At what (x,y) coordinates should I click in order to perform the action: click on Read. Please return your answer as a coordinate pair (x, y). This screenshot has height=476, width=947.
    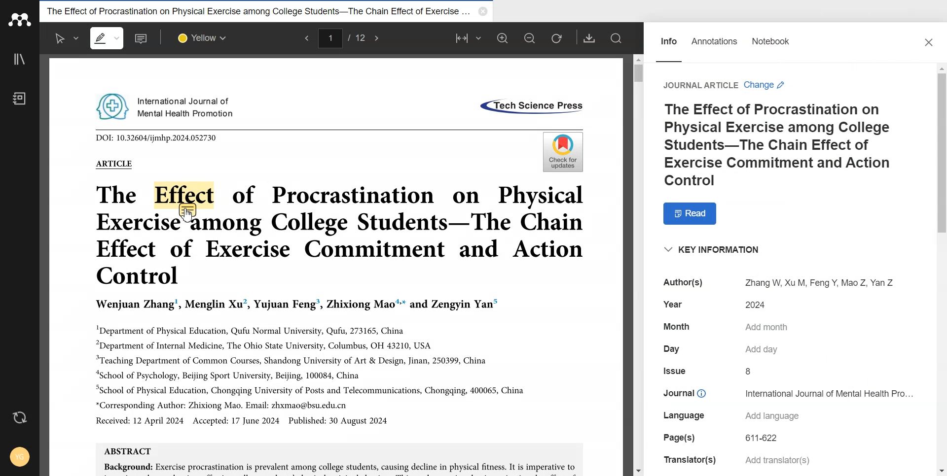
    Looking at the image, I should click on (695, 213).